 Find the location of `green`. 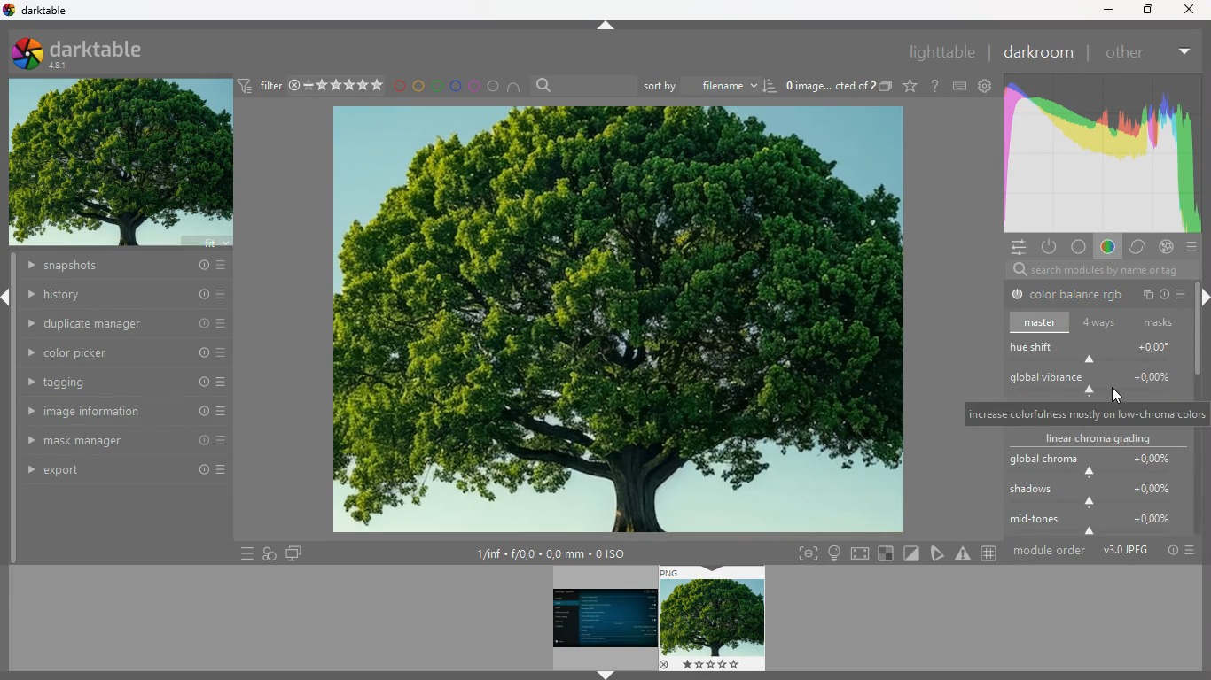

green is located at coordinates (437, 86).